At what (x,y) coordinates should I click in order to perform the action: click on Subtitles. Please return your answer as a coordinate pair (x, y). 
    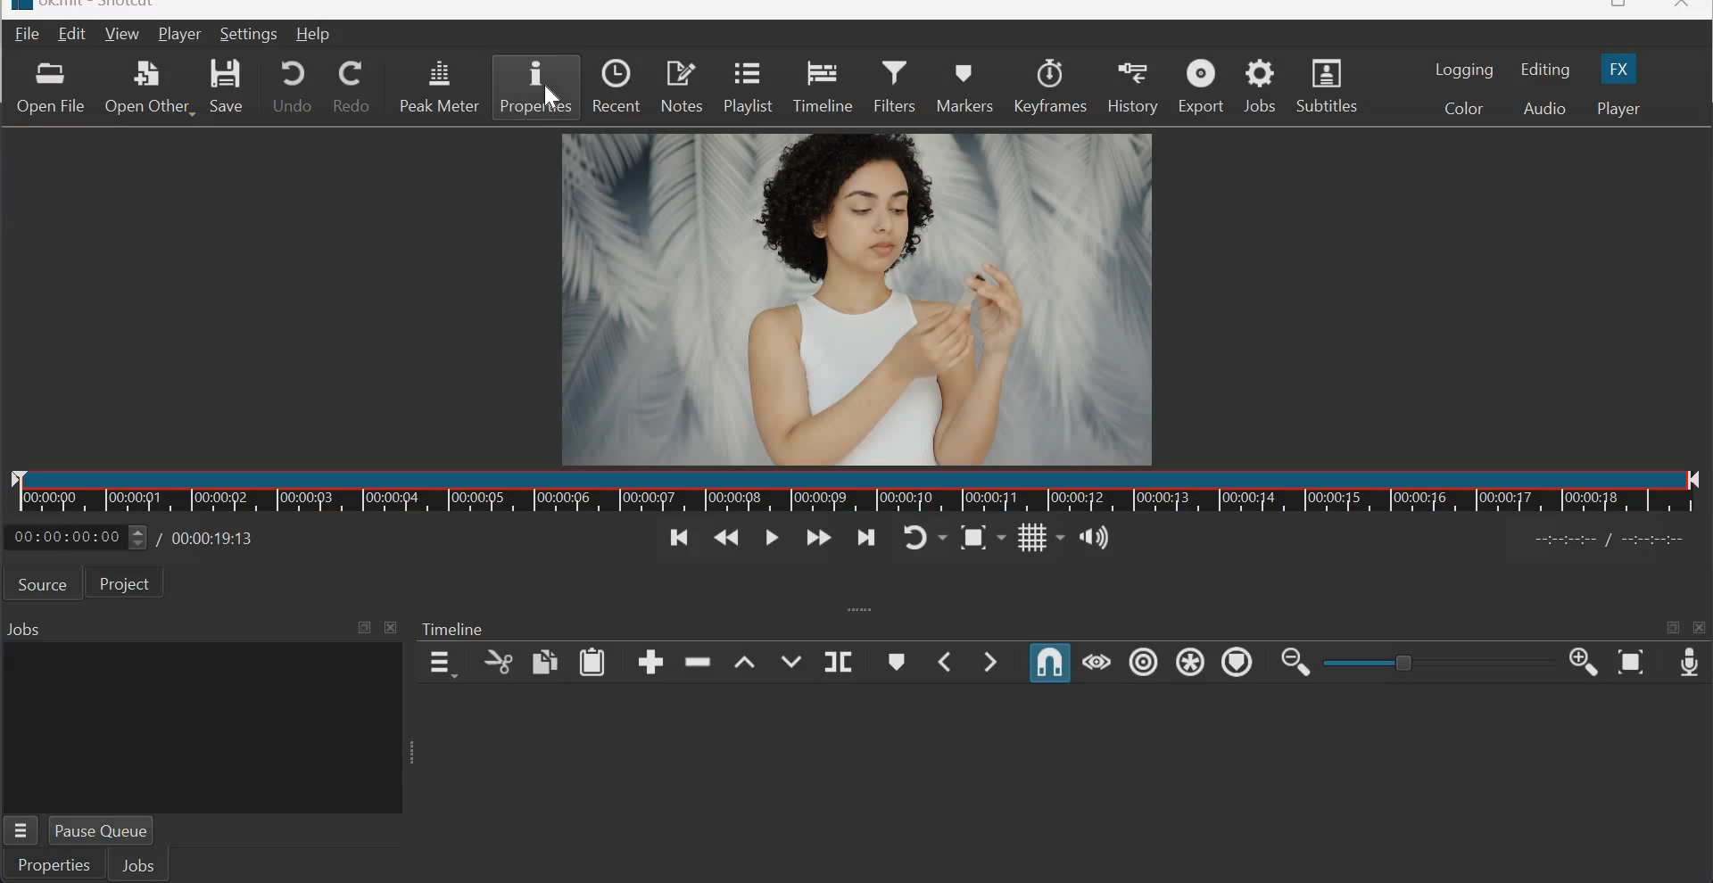
    Looking at the image, I should click on (1326, 84).